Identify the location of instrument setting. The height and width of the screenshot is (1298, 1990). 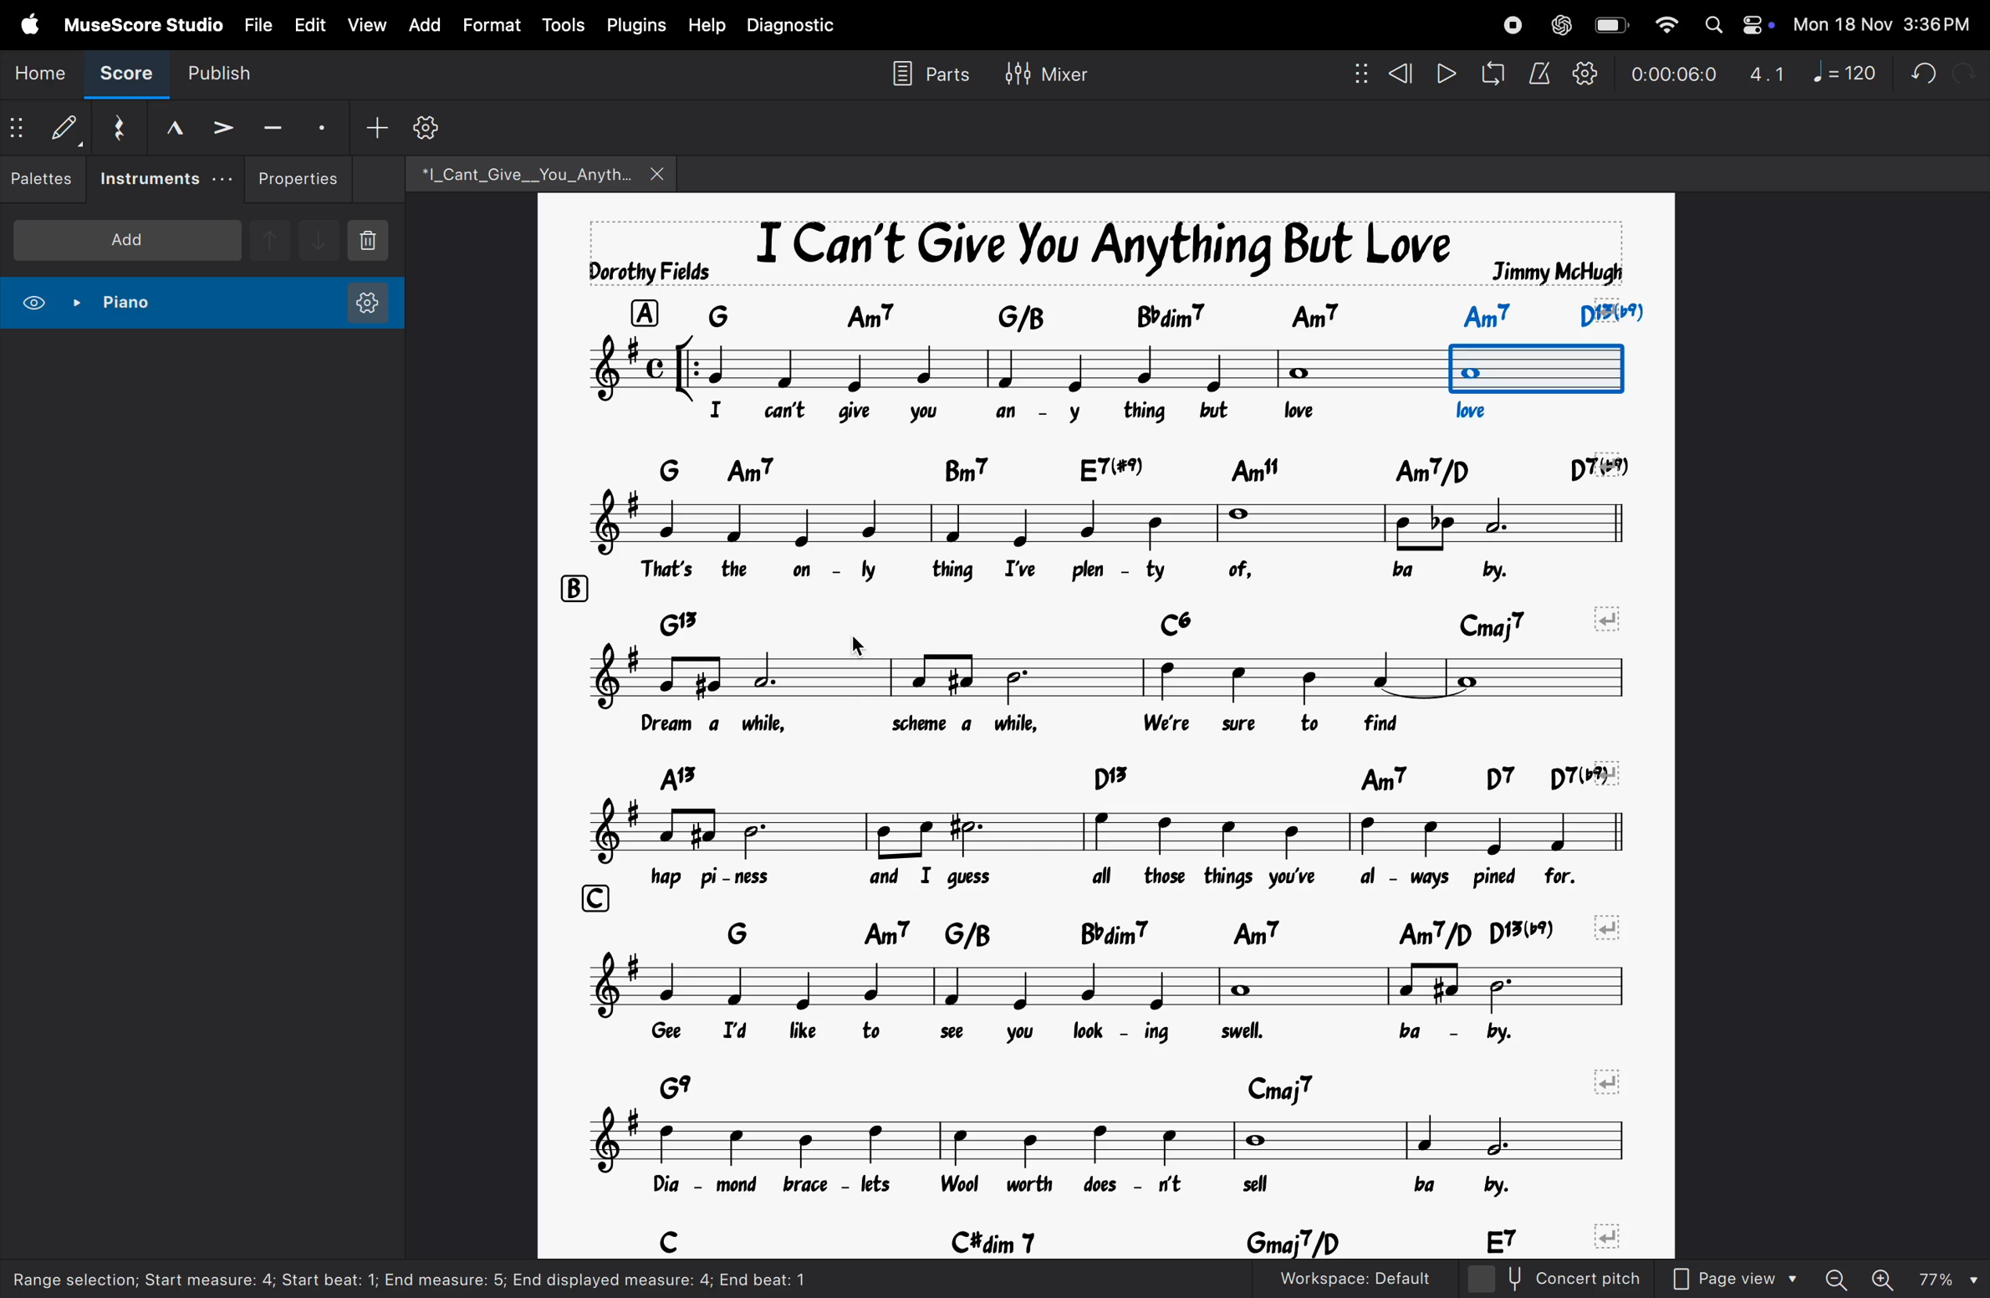
(366, 305).